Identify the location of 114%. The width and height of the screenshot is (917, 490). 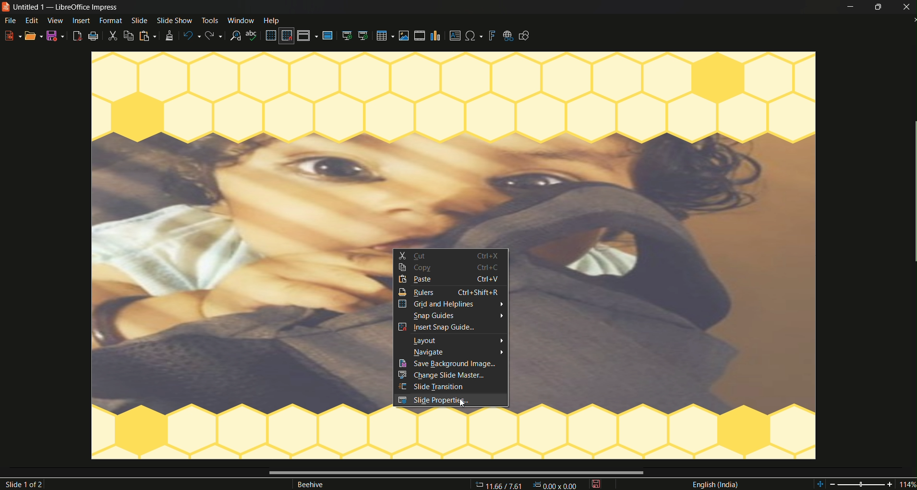
(865, 483).